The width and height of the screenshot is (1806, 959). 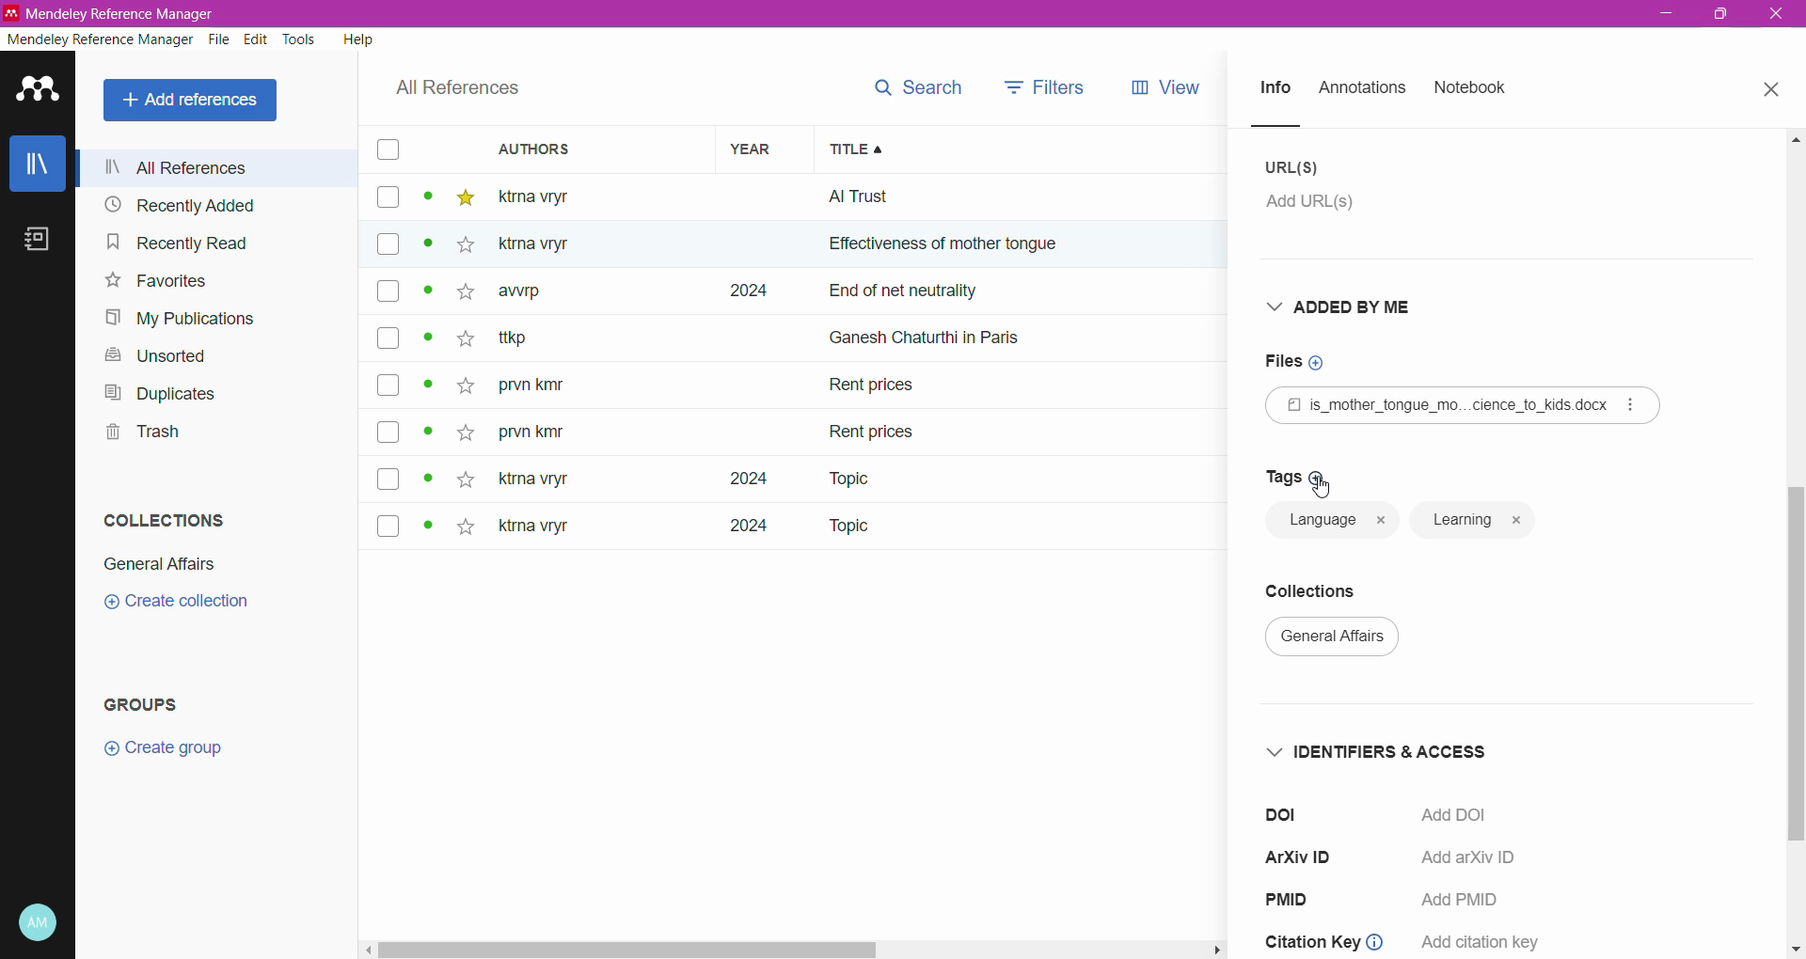 What do you see at coordinates (1305, 853) in the screenshot?
I see `ArXiV ID` at bounding box center [1305, 853].